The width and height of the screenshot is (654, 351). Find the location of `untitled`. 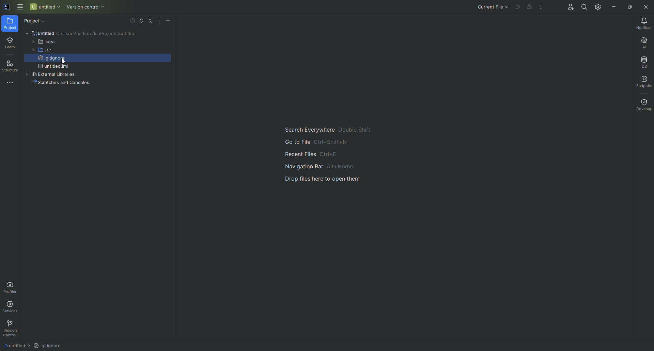

untitled is located at coordinates (52, 33).